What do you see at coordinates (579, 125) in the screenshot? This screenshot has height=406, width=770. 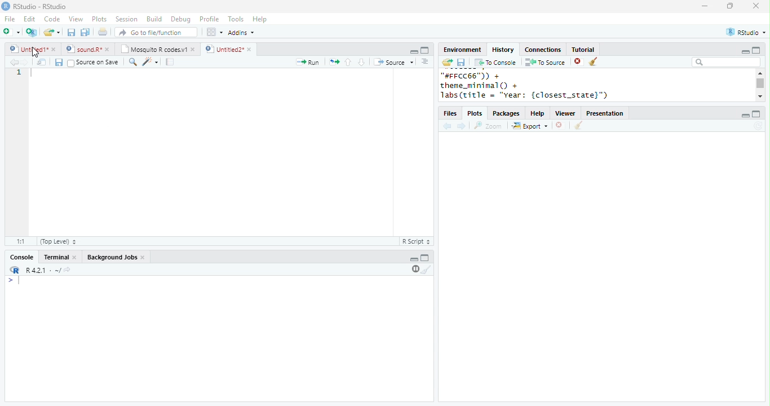 I see `clear` at bounding box center [579, 125].